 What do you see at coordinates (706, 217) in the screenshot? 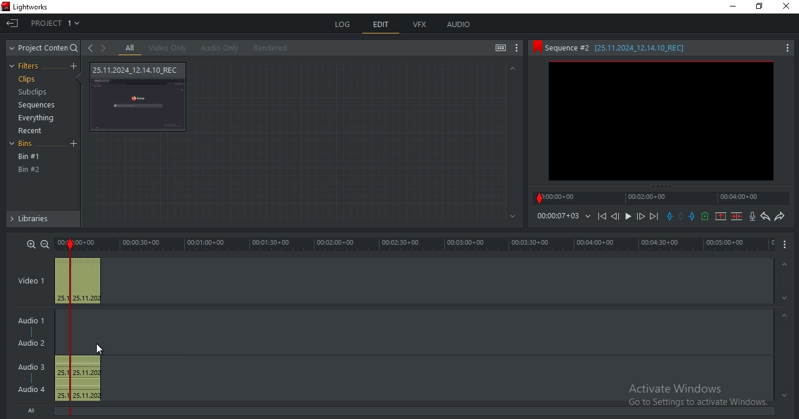
I see `add a cue` at bounding box center [706, 217].